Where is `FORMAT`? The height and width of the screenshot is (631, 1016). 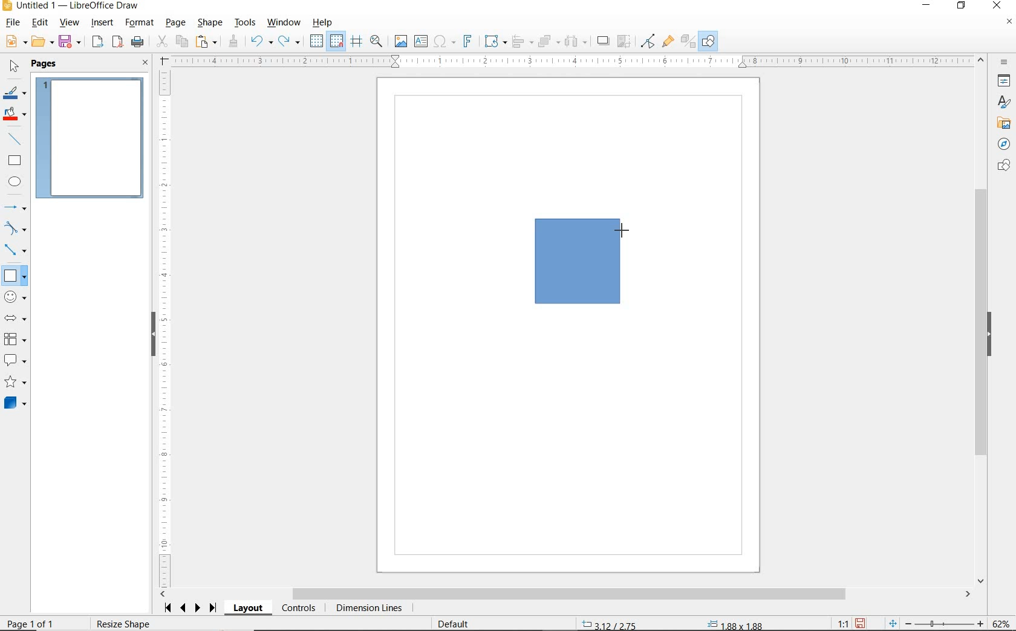
FORMAT is located at coordinates (140, 24).